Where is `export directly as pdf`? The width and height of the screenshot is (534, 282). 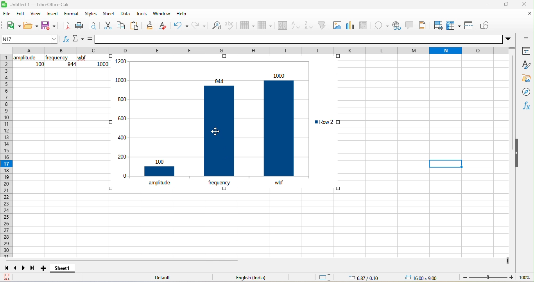 export directly as pdf is located at coordinates (68, 27).